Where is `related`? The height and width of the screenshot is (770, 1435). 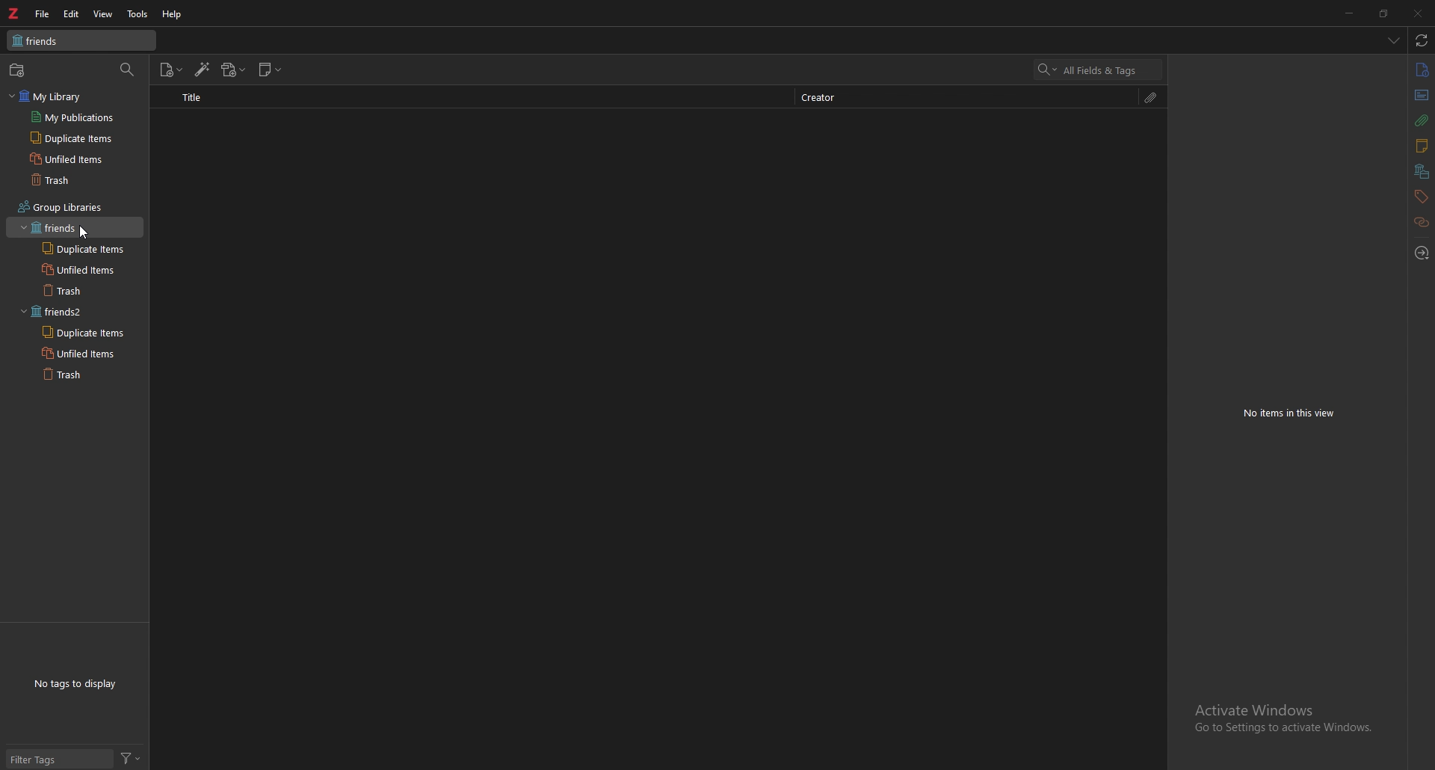 related is located at coordinates (1422, 222).